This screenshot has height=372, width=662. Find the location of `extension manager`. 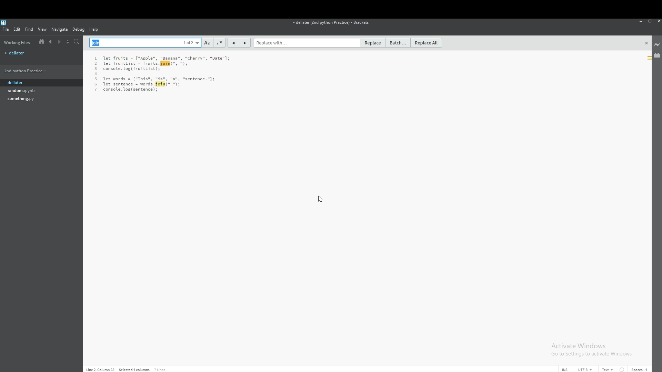

extension manager is located at coordinates (656, 55).